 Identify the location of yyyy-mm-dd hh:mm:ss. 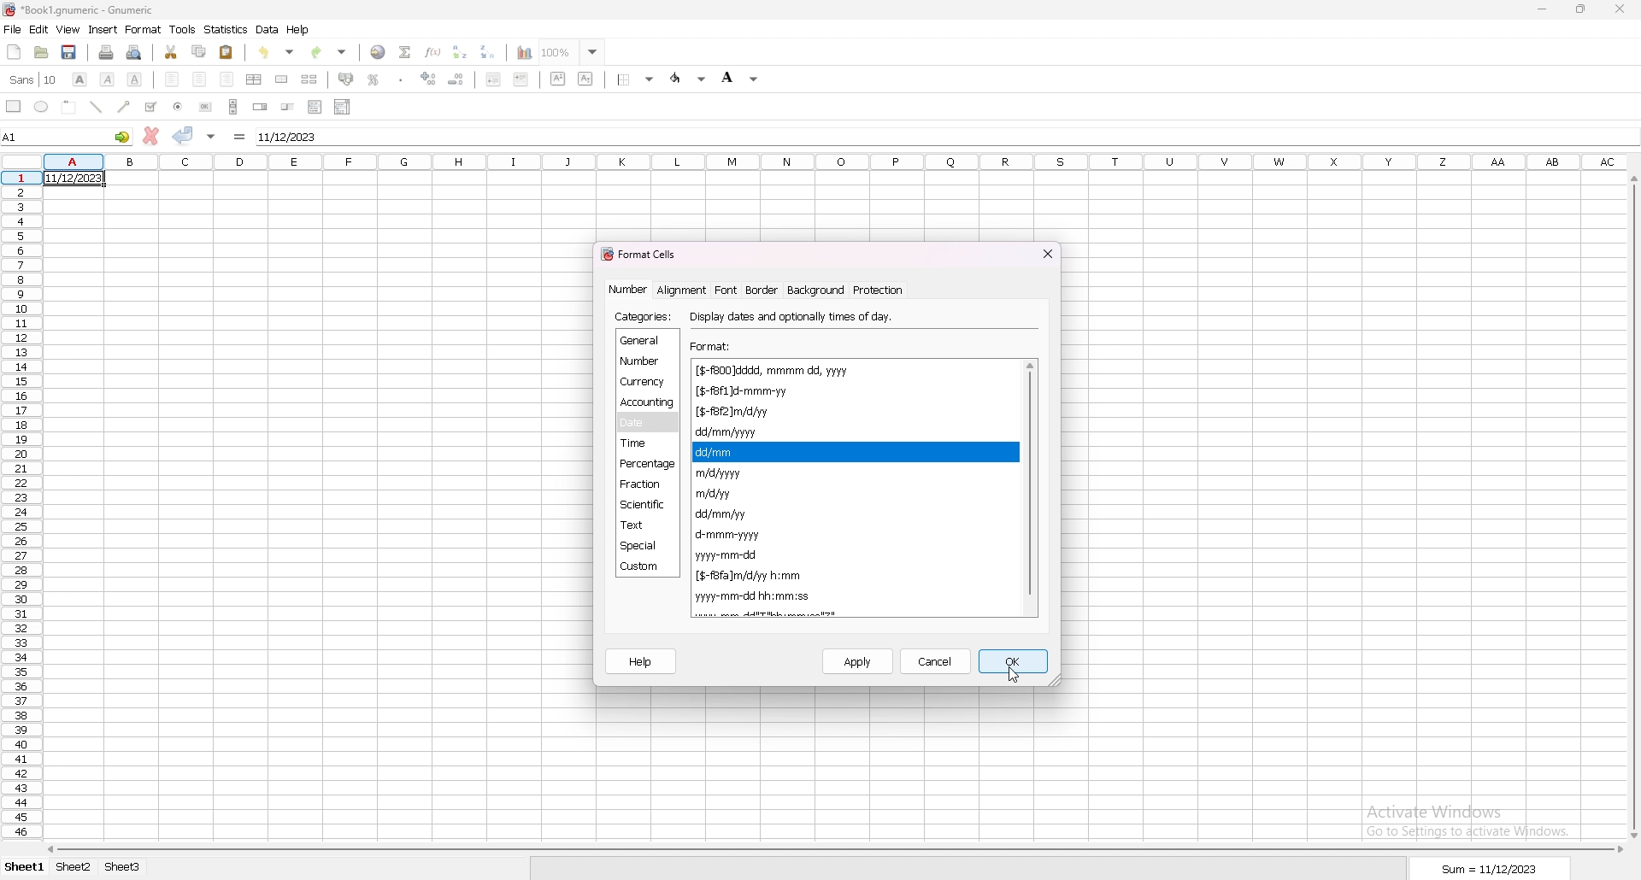
(755, 596).